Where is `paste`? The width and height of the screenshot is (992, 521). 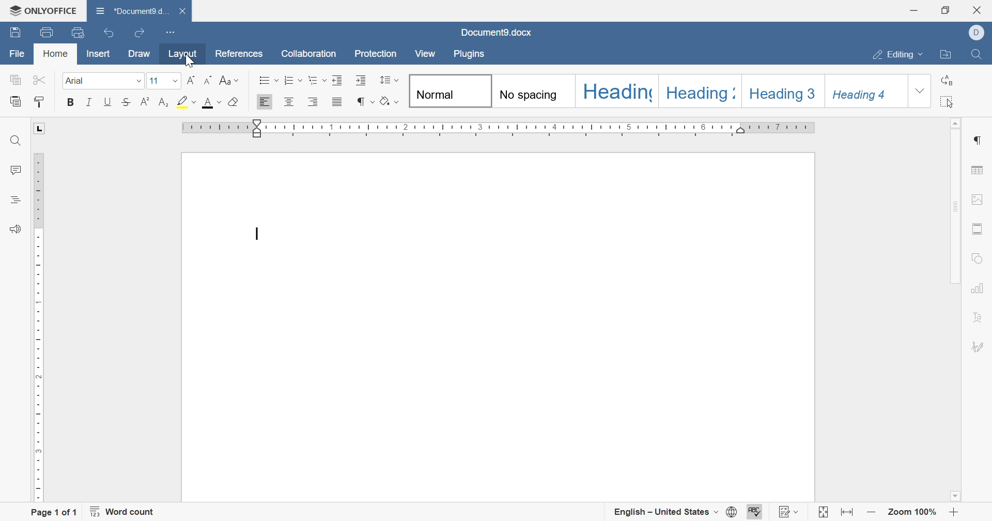 paste is located at coordinates (16, 102).